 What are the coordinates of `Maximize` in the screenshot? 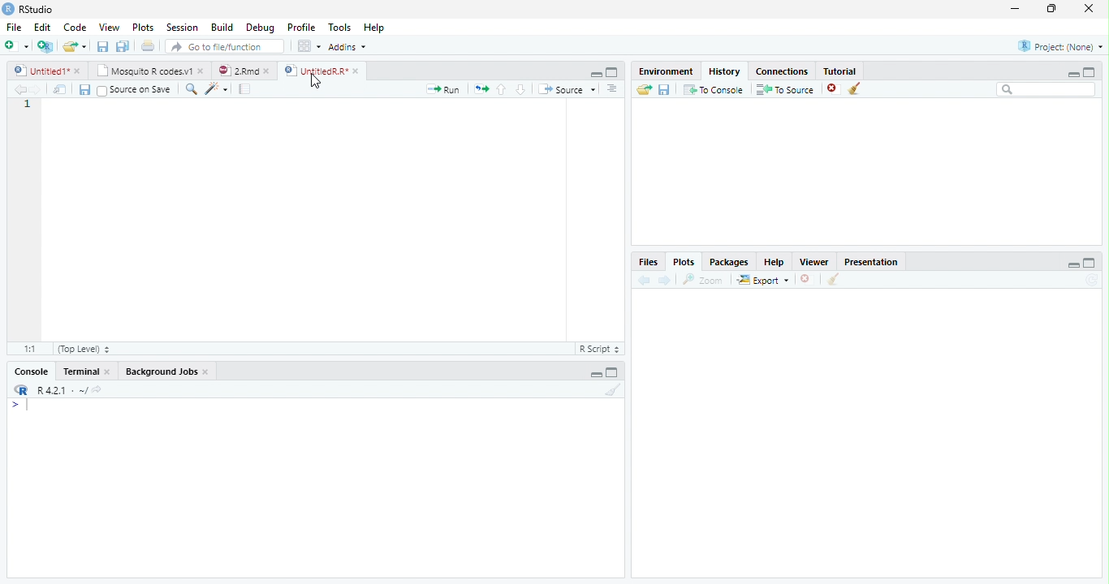 It's located at (1090, 73).